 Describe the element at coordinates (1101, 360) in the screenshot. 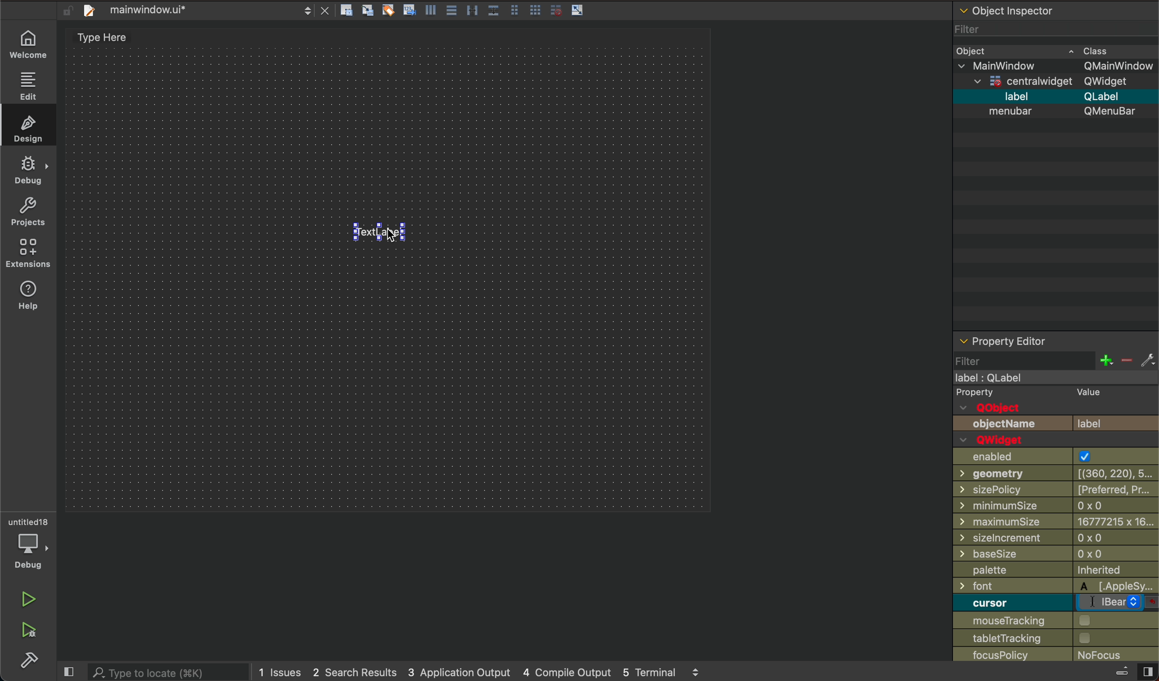

I see `increase` at that location.